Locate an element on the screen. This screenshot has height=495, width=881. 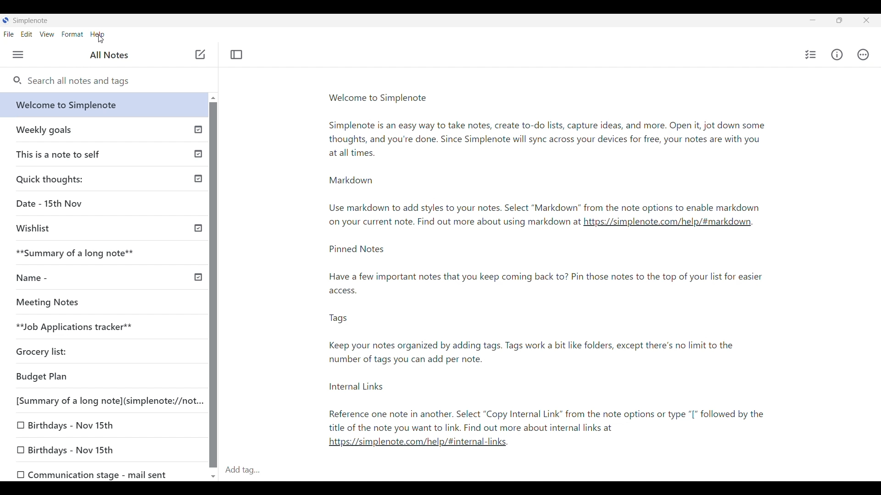
Name - is located at coordinates (89, 275).